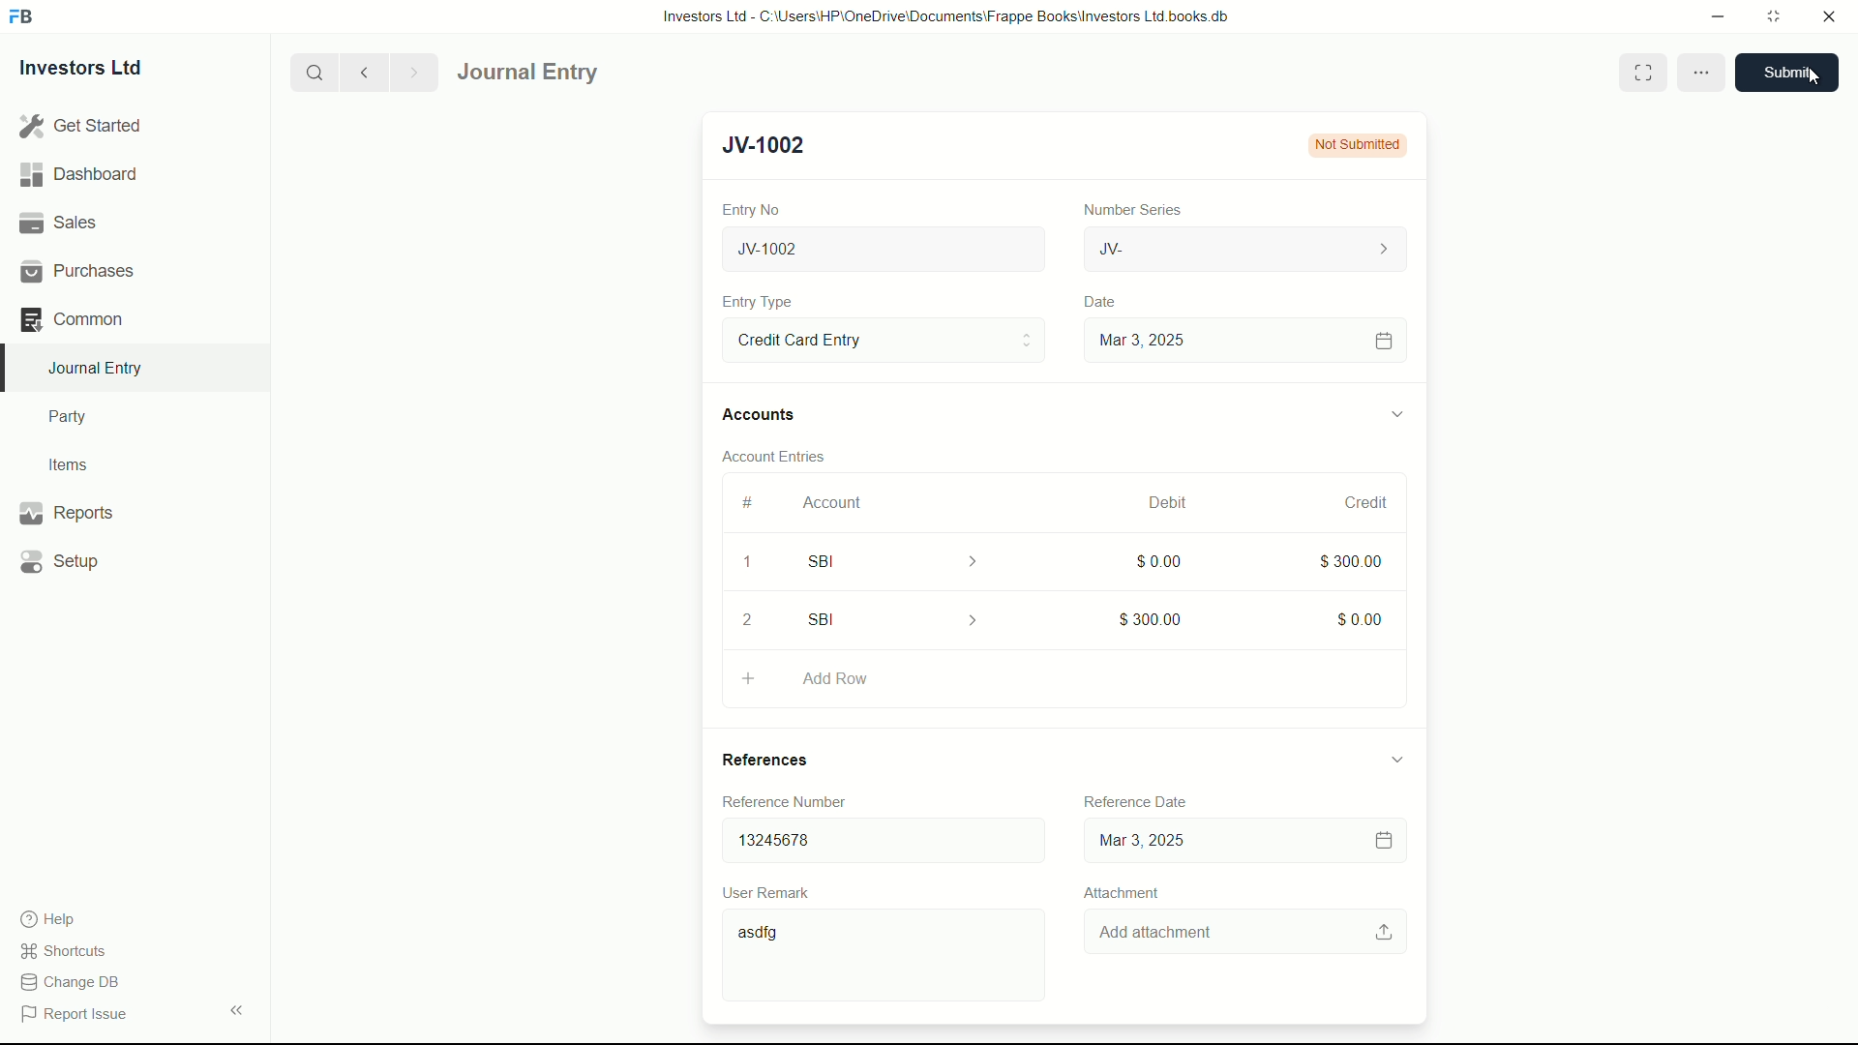 The width and height of the screenshot is (1858, 1045). What do you see at coordinates (1132, 798) in the screenshot?
I see `Reference date` at bounding box center [1132, 798].